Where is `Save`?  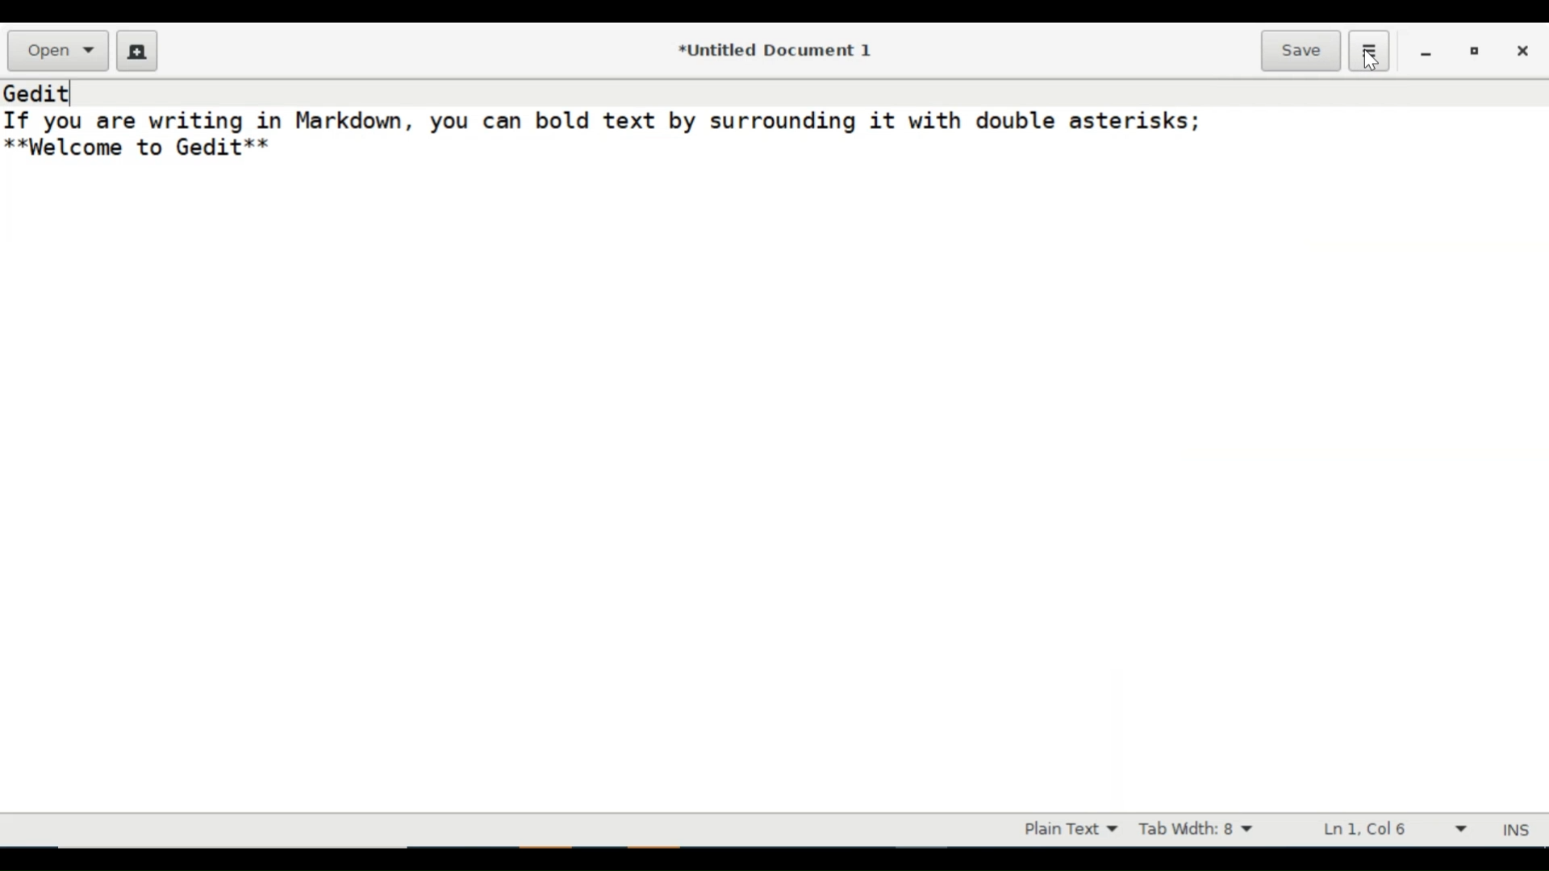
Save is located at coordinates (1299, 50).